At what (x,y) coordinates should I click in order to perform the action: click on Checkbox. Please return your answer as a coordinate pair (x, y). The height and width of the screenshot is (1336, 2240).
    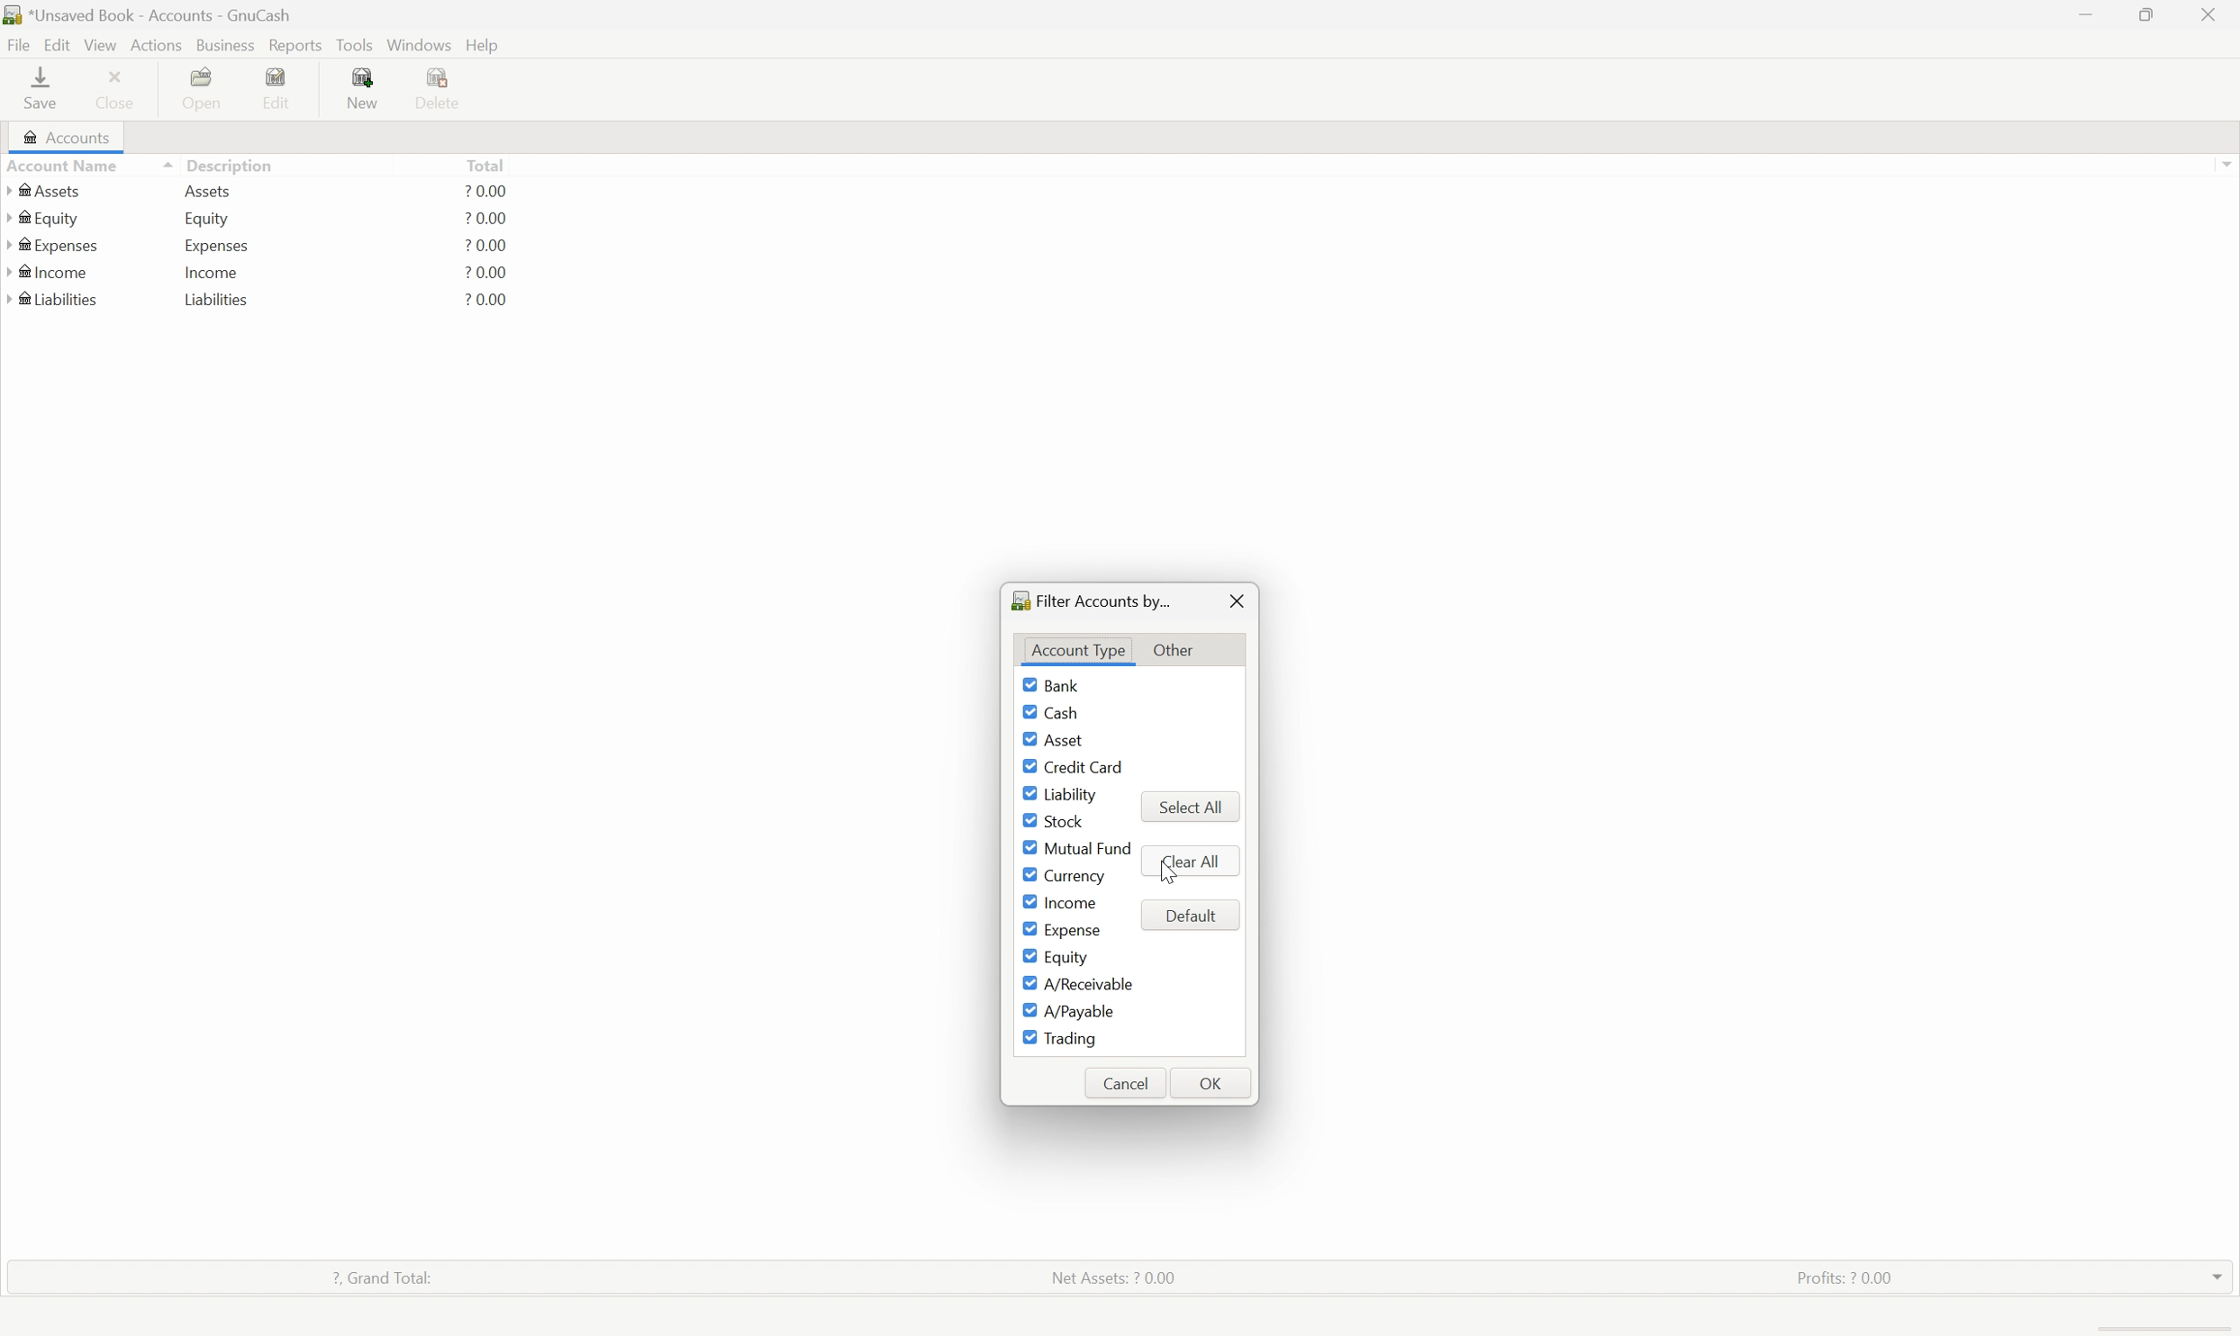
    Looking at the image, I should click on (1027, 846).